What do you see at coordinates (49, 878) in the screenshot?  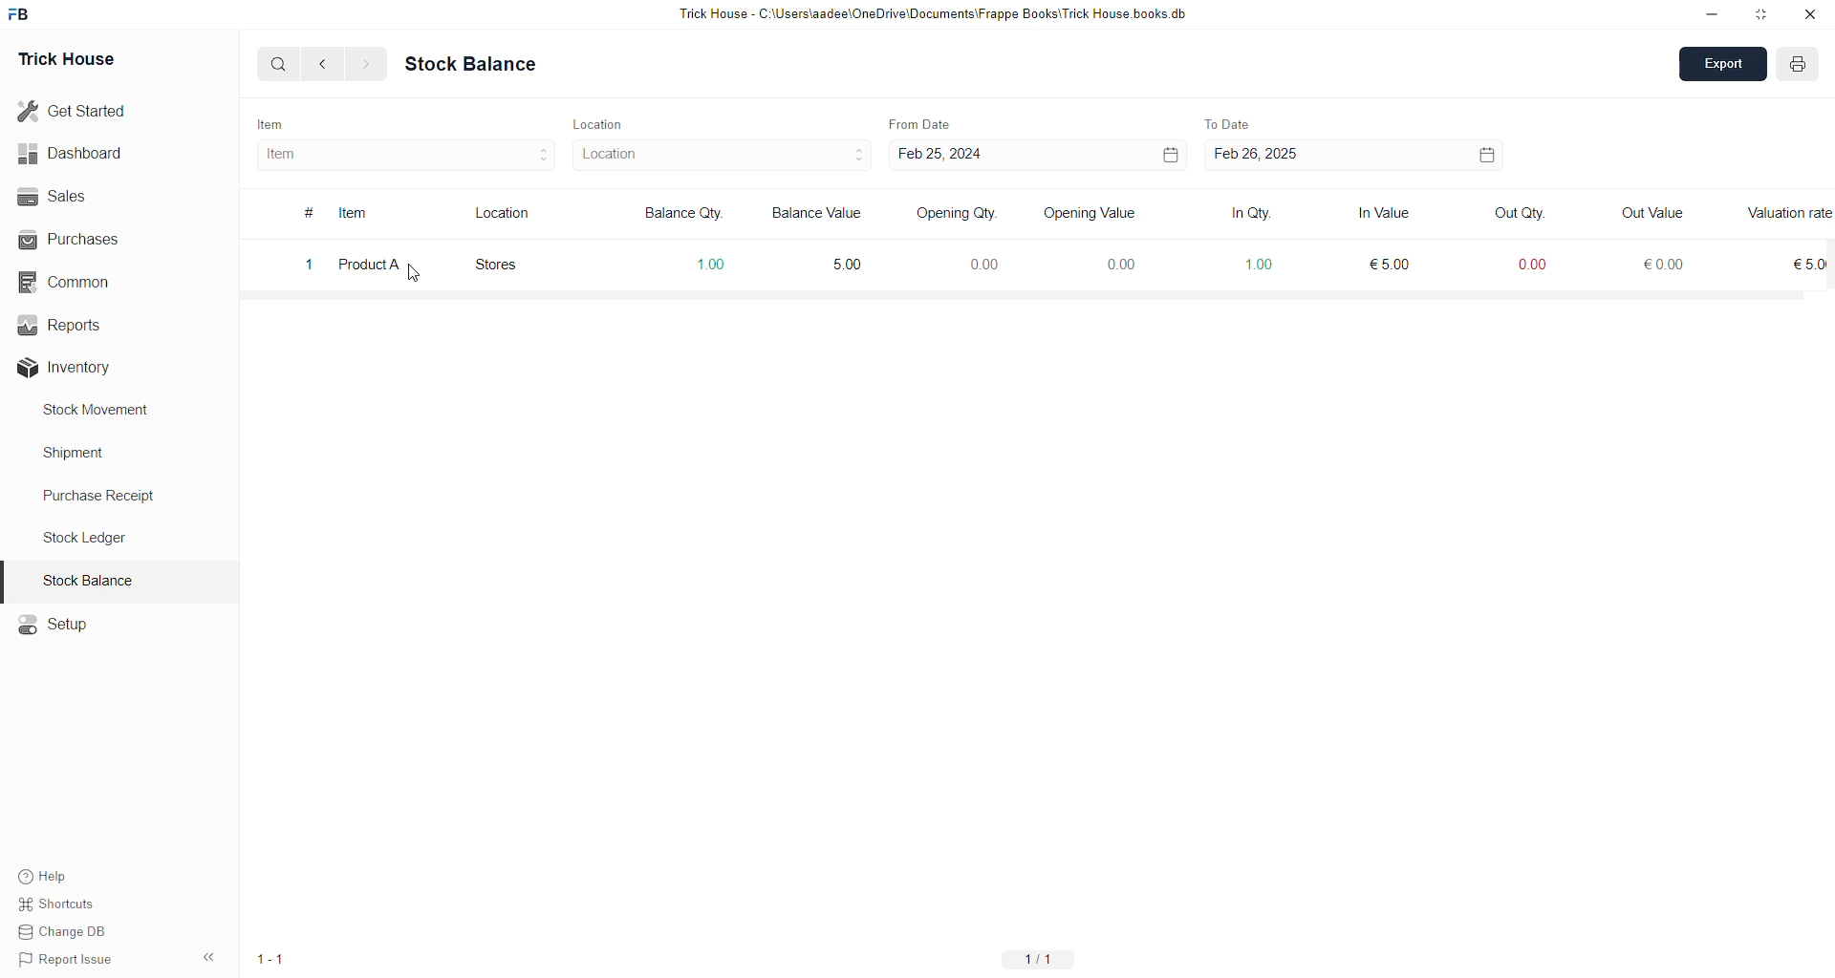 I see `Help` at bounding box center [49, 878].